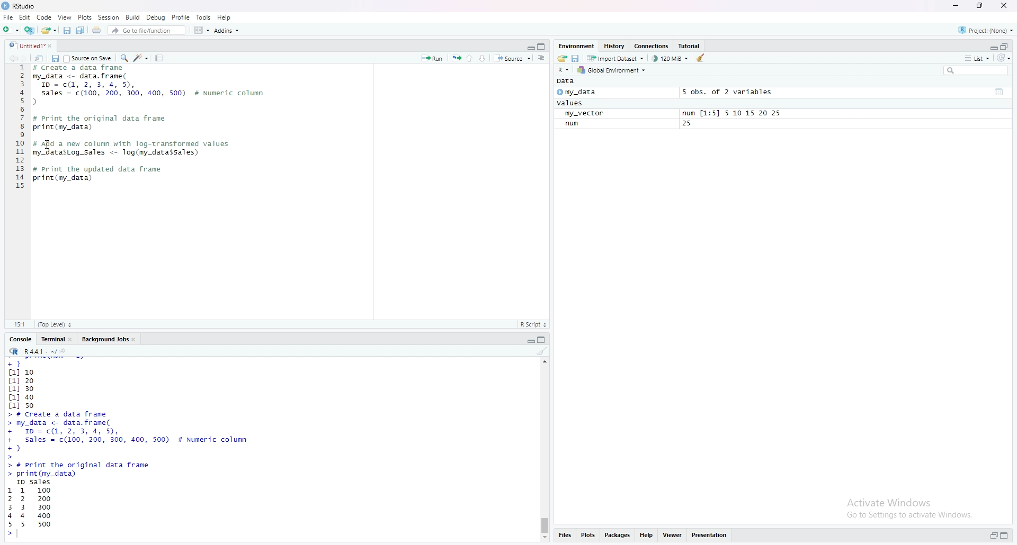 This screenshot has height=545, width=1017. I want to click on Background jobs, so click(106, 340).